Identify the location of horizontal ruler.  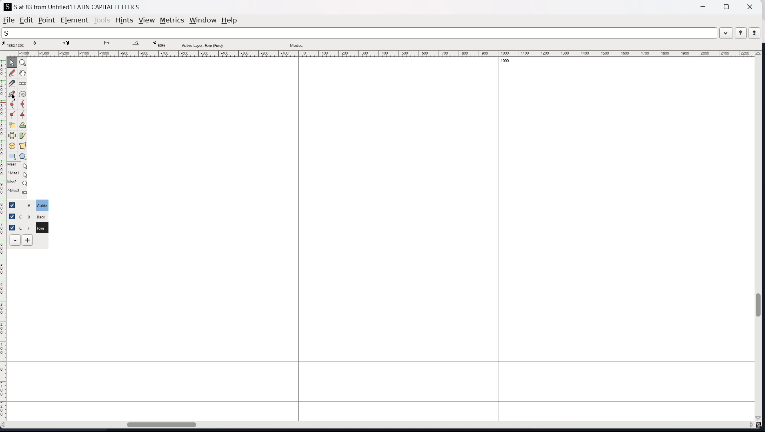
(378, 54).